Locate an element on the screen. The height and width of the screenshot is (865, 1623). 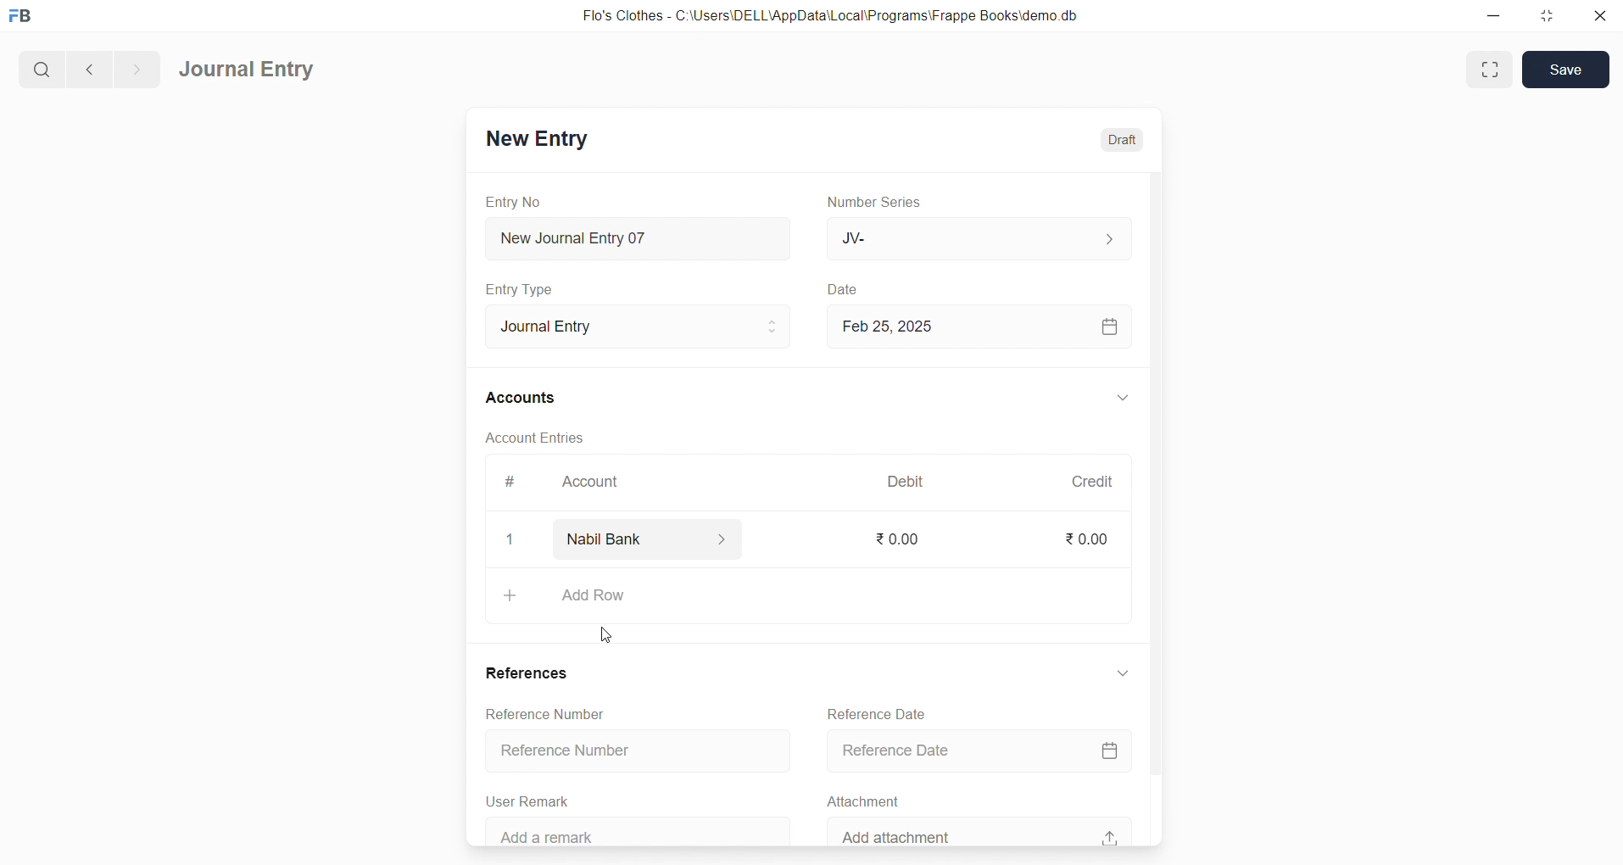
₹ 0.00 is located at coordinates (1085, 539).